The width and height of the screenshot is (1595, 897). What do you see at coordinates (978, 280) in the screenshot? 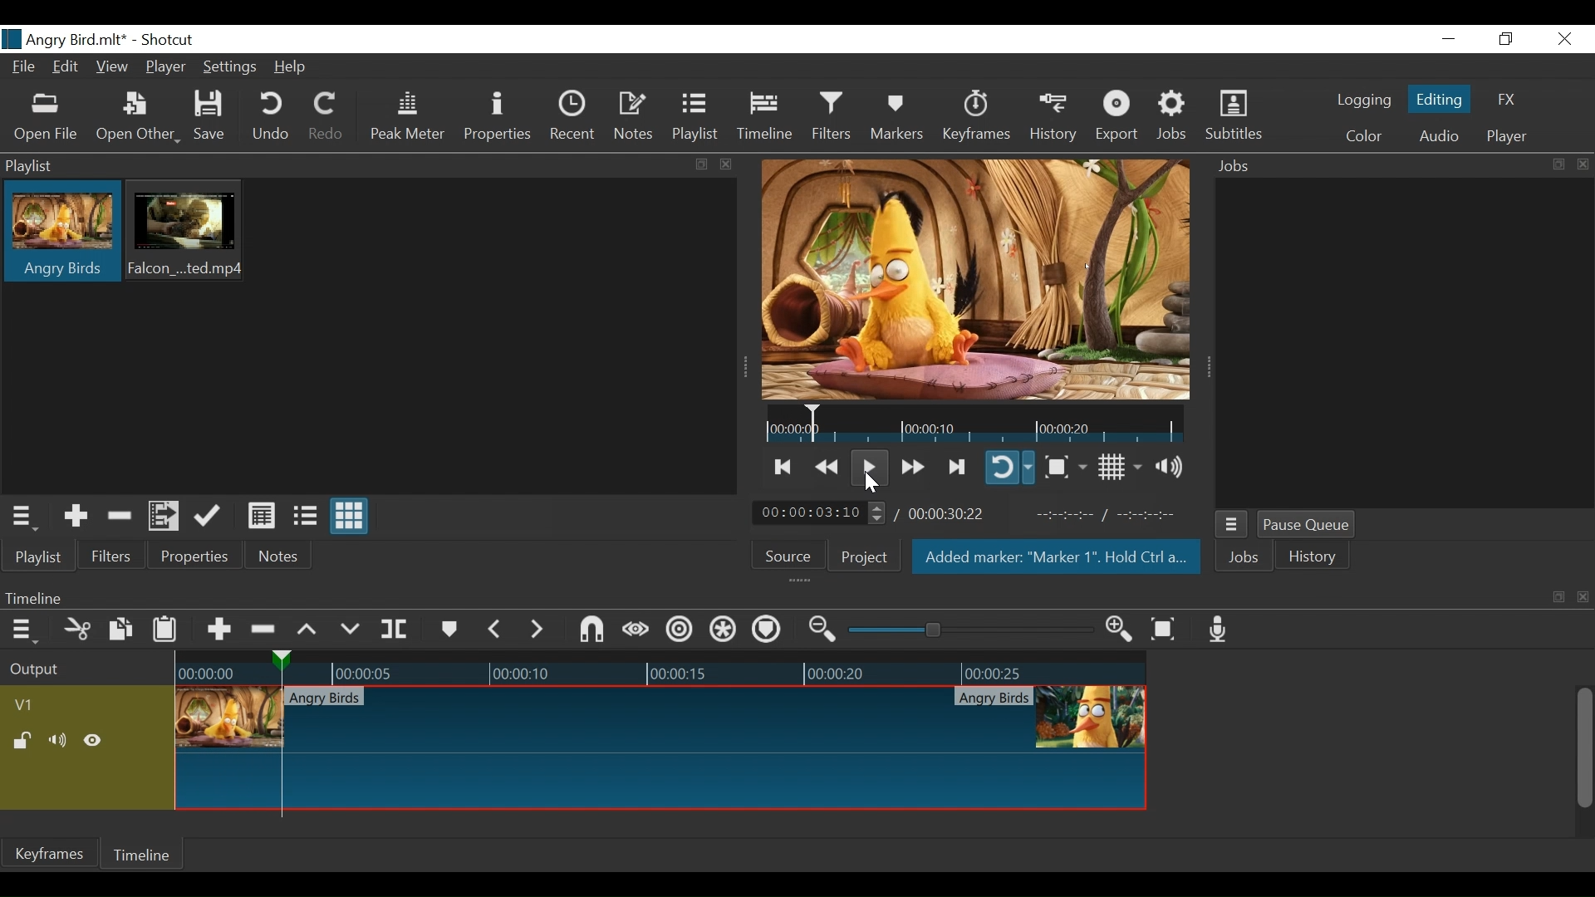
I see `Media Viewer` at bounding box center [978, 280].